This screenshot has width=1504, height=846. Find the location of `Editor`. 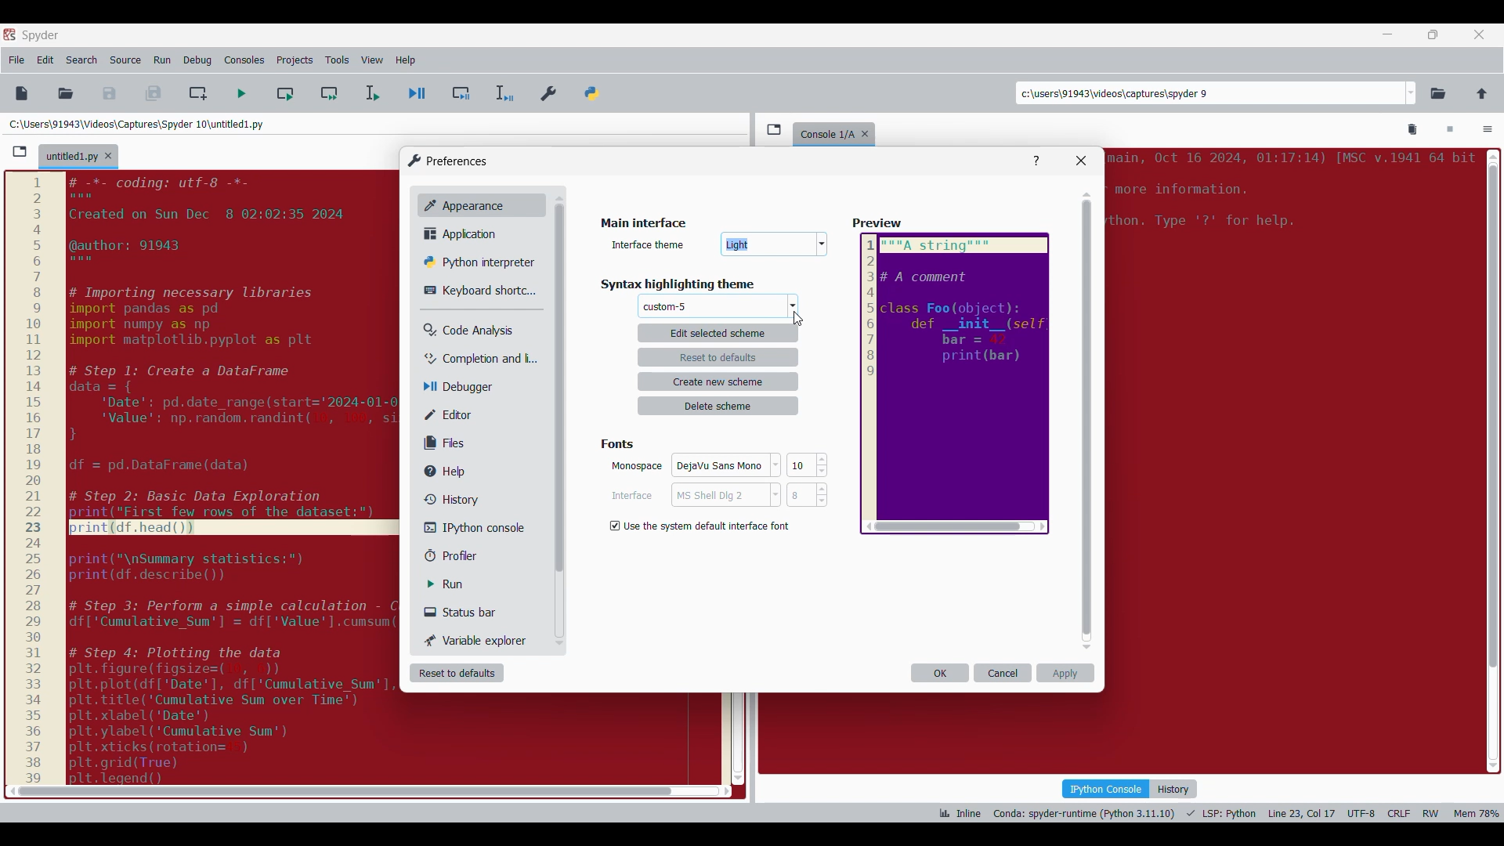

Editor is located at coordinates (459, 414).